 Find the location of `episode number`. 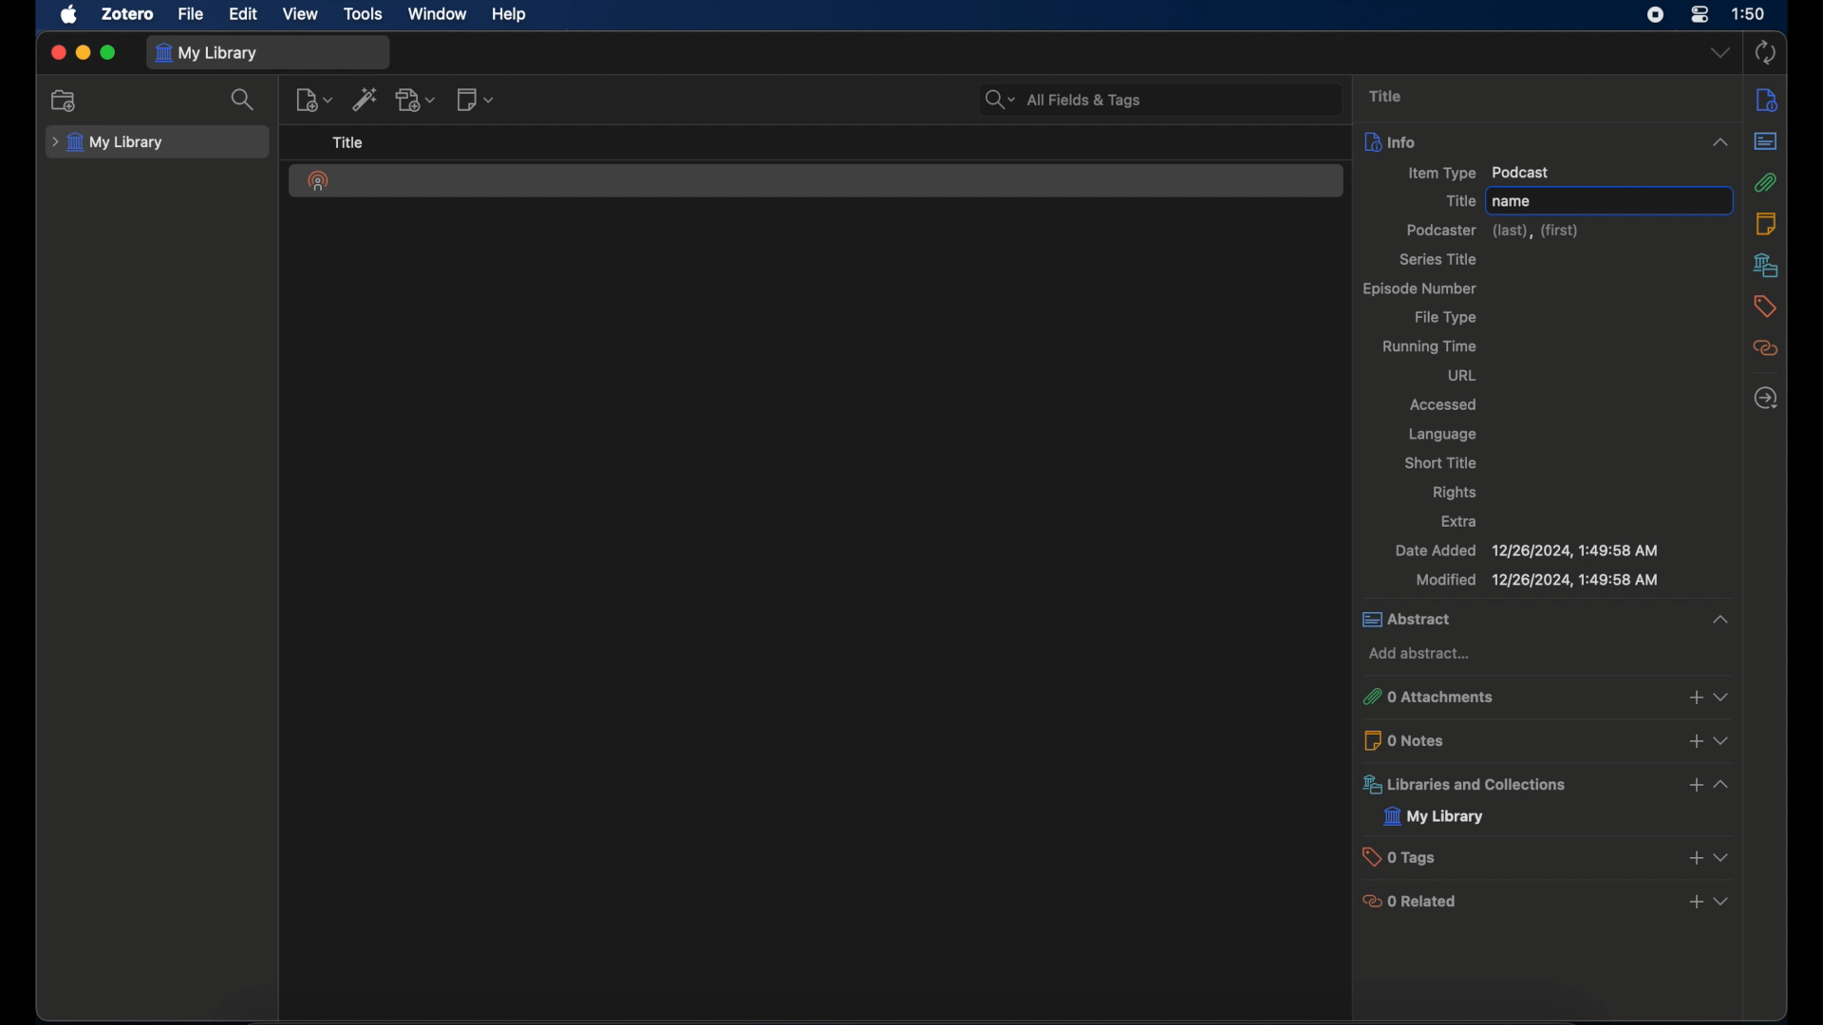

episode number is located at coordinates (1418, 289).